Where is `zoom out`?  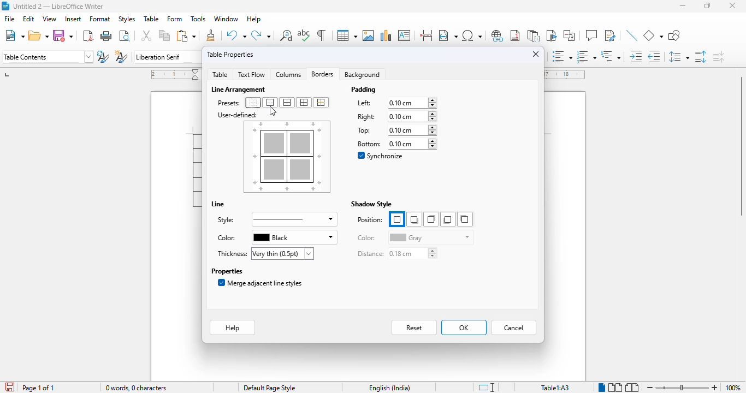 zoom out is located at coordinates (650, 388).